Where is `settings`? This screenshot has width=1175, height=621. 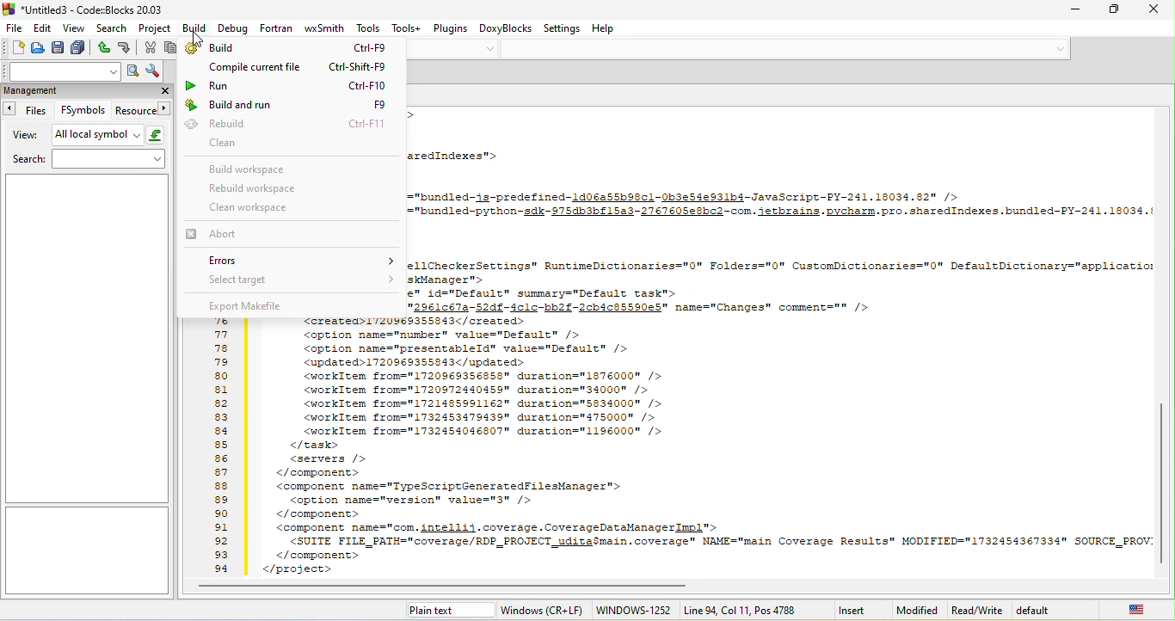
settings is located at coordinates (563, 28).